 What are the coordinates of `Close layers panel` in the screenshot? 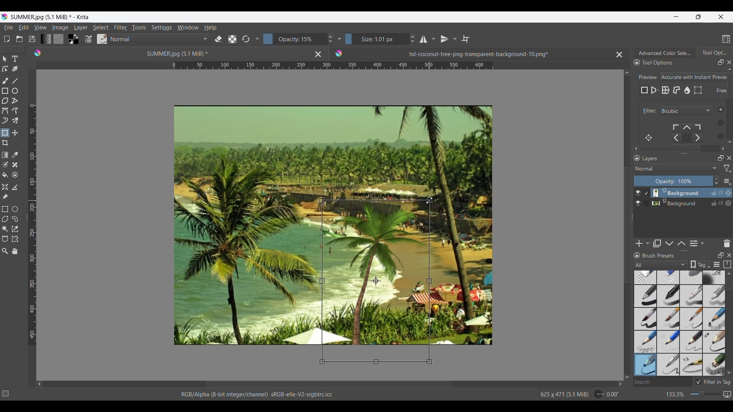 It's located at (729, 158).